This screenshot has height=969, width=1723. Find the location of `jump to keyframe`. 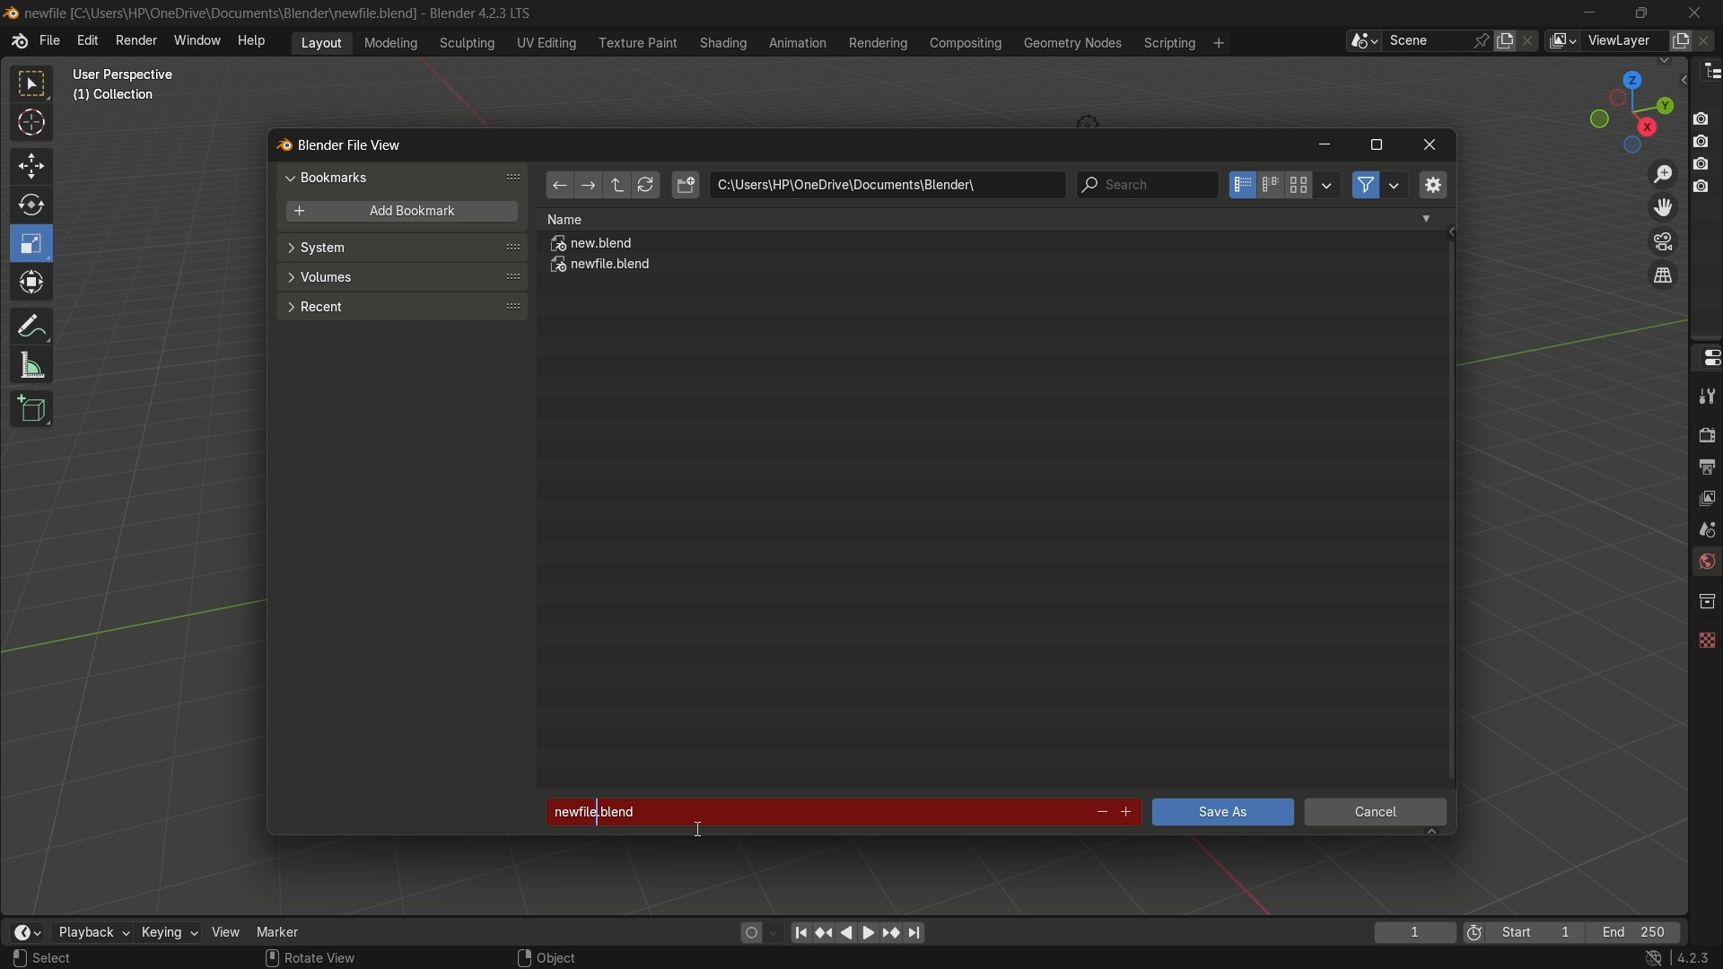

jump to keyframe is located at coordinates (825, 930).